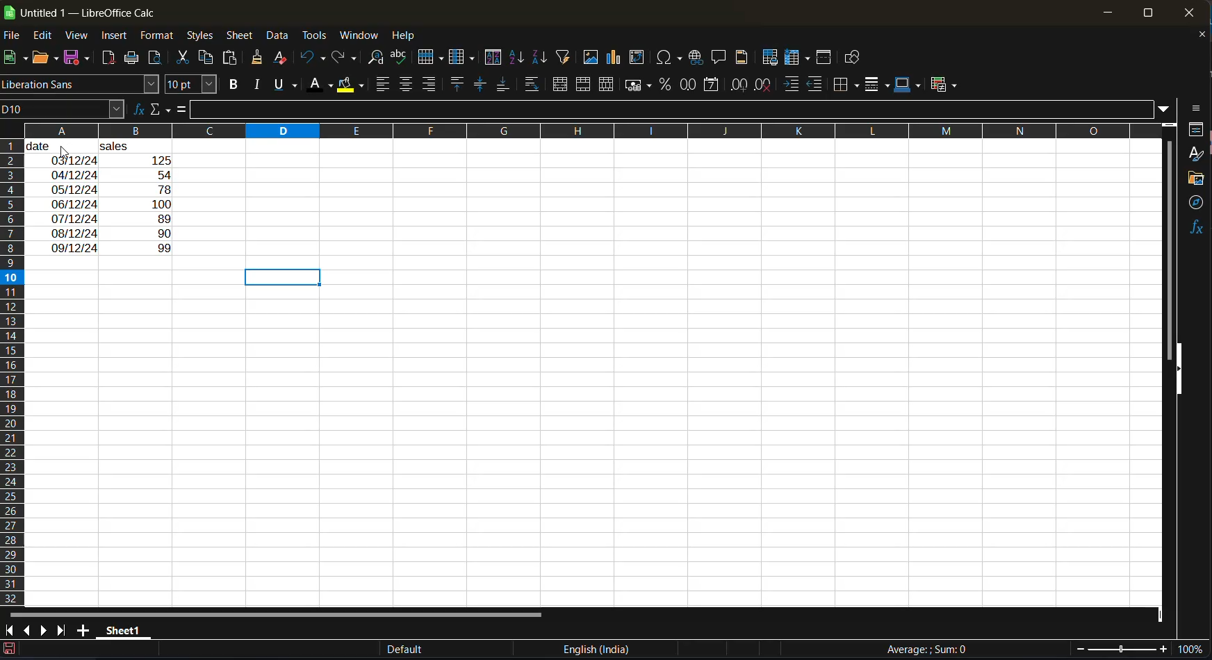 This screenshot has width=1212, height=660. Describe the element at coordinates (667, 88) in the screenshot. I see `format as percent` at that location.